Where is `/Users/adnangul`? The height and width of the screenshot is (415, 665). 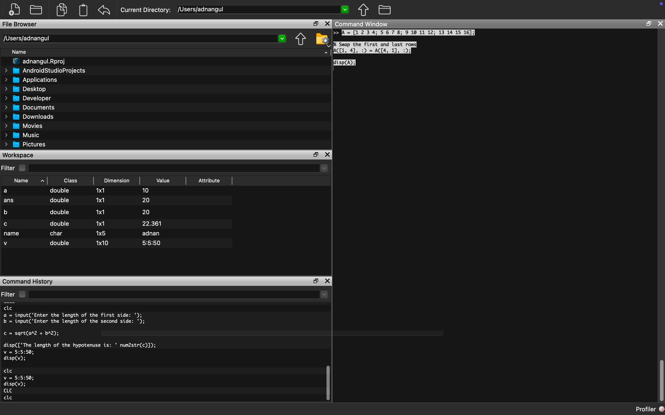 /Users/adnangul is located at coordinates (255, 9).